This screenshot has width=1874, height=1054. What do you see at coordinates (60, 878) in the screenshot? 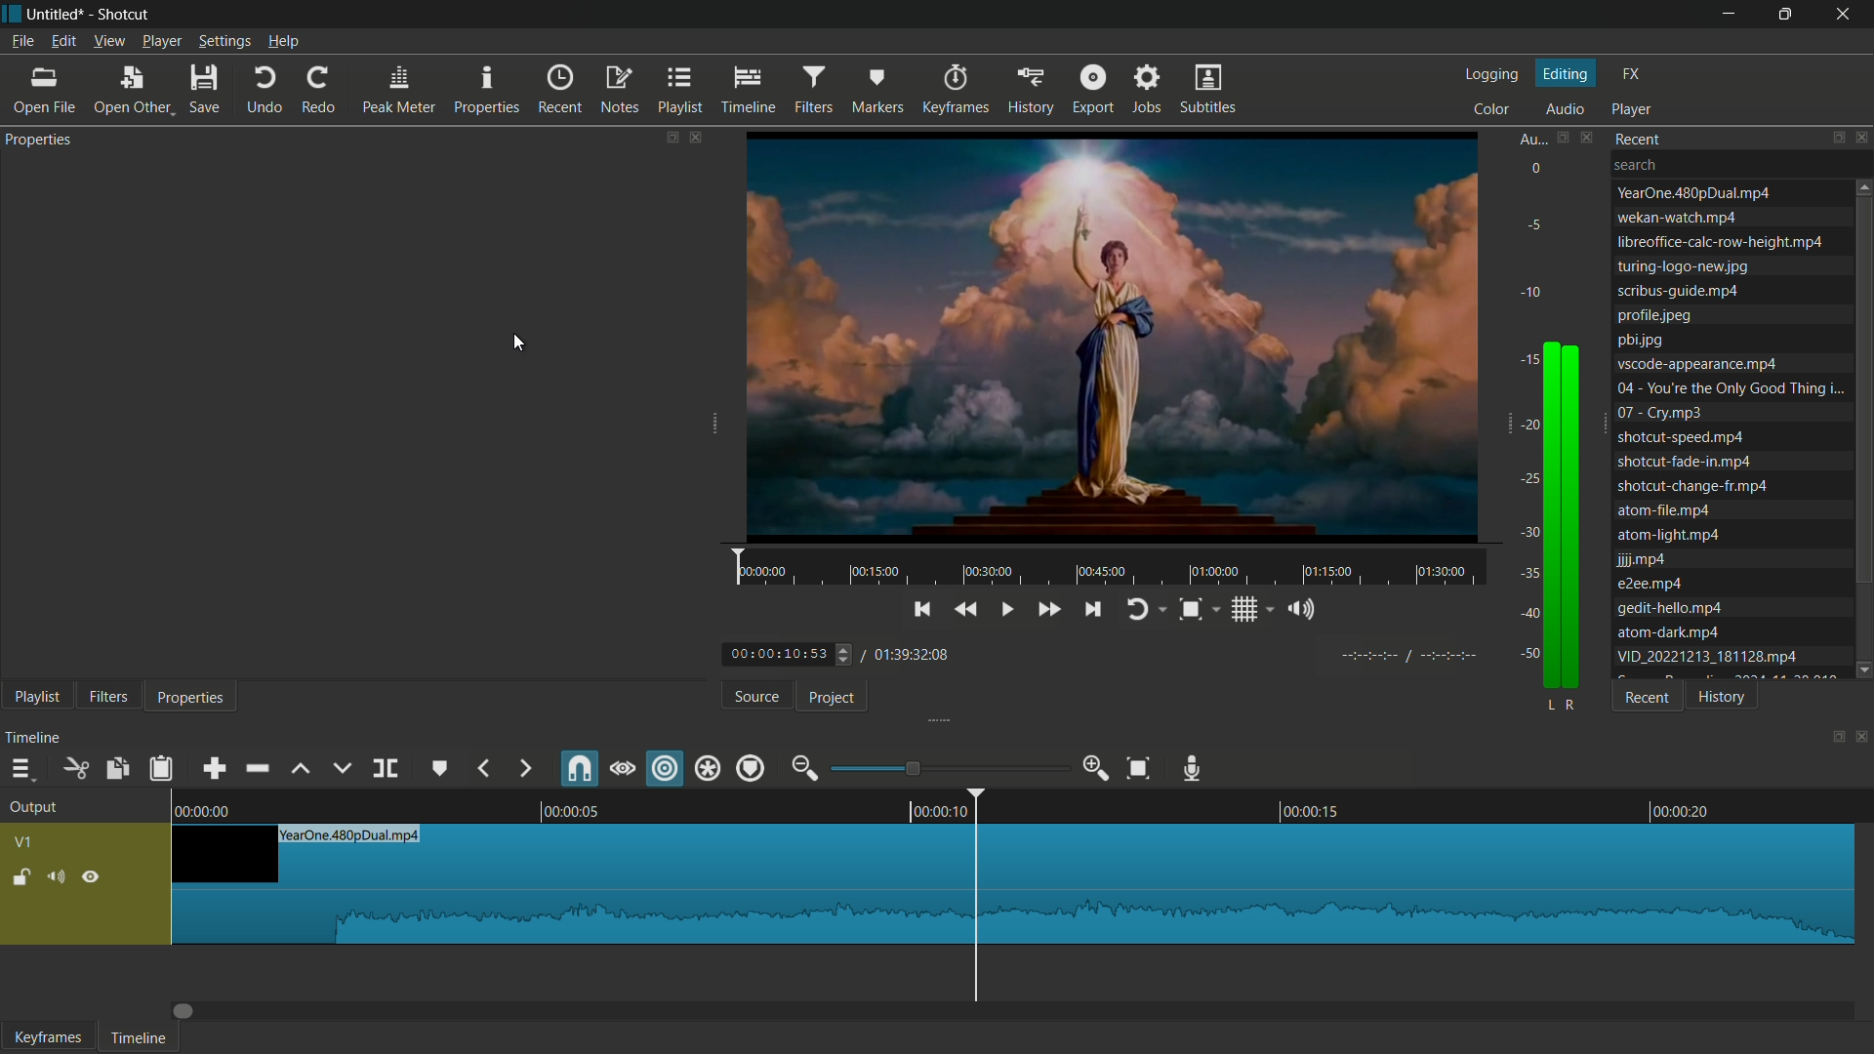
I see `mute` at bounding box center [60, 878].